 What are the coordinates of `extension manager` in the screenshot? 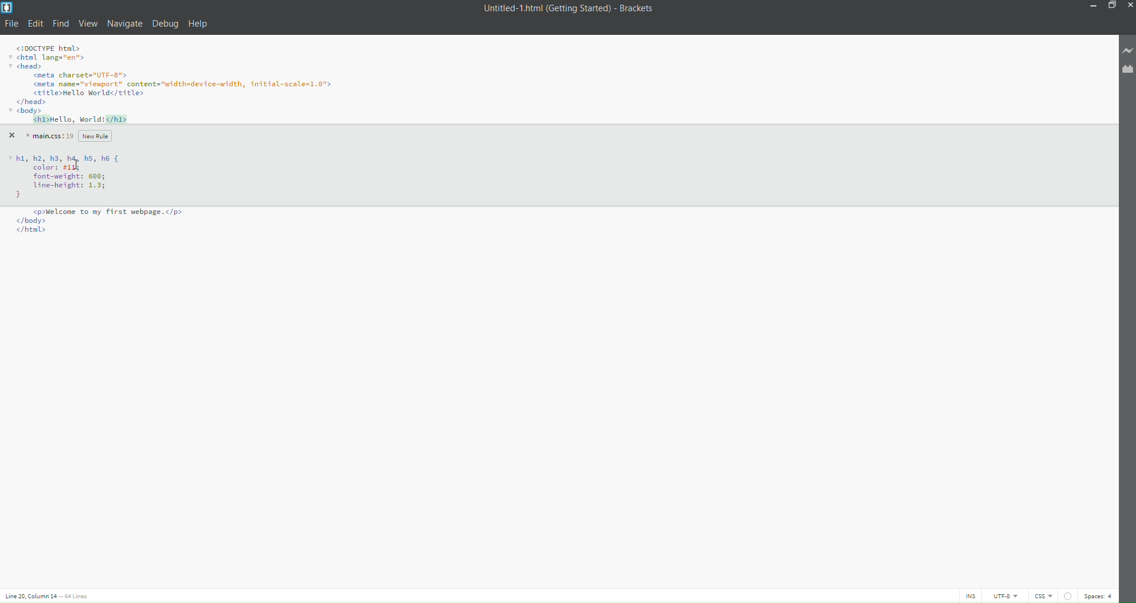 It's located at (1125, 69).